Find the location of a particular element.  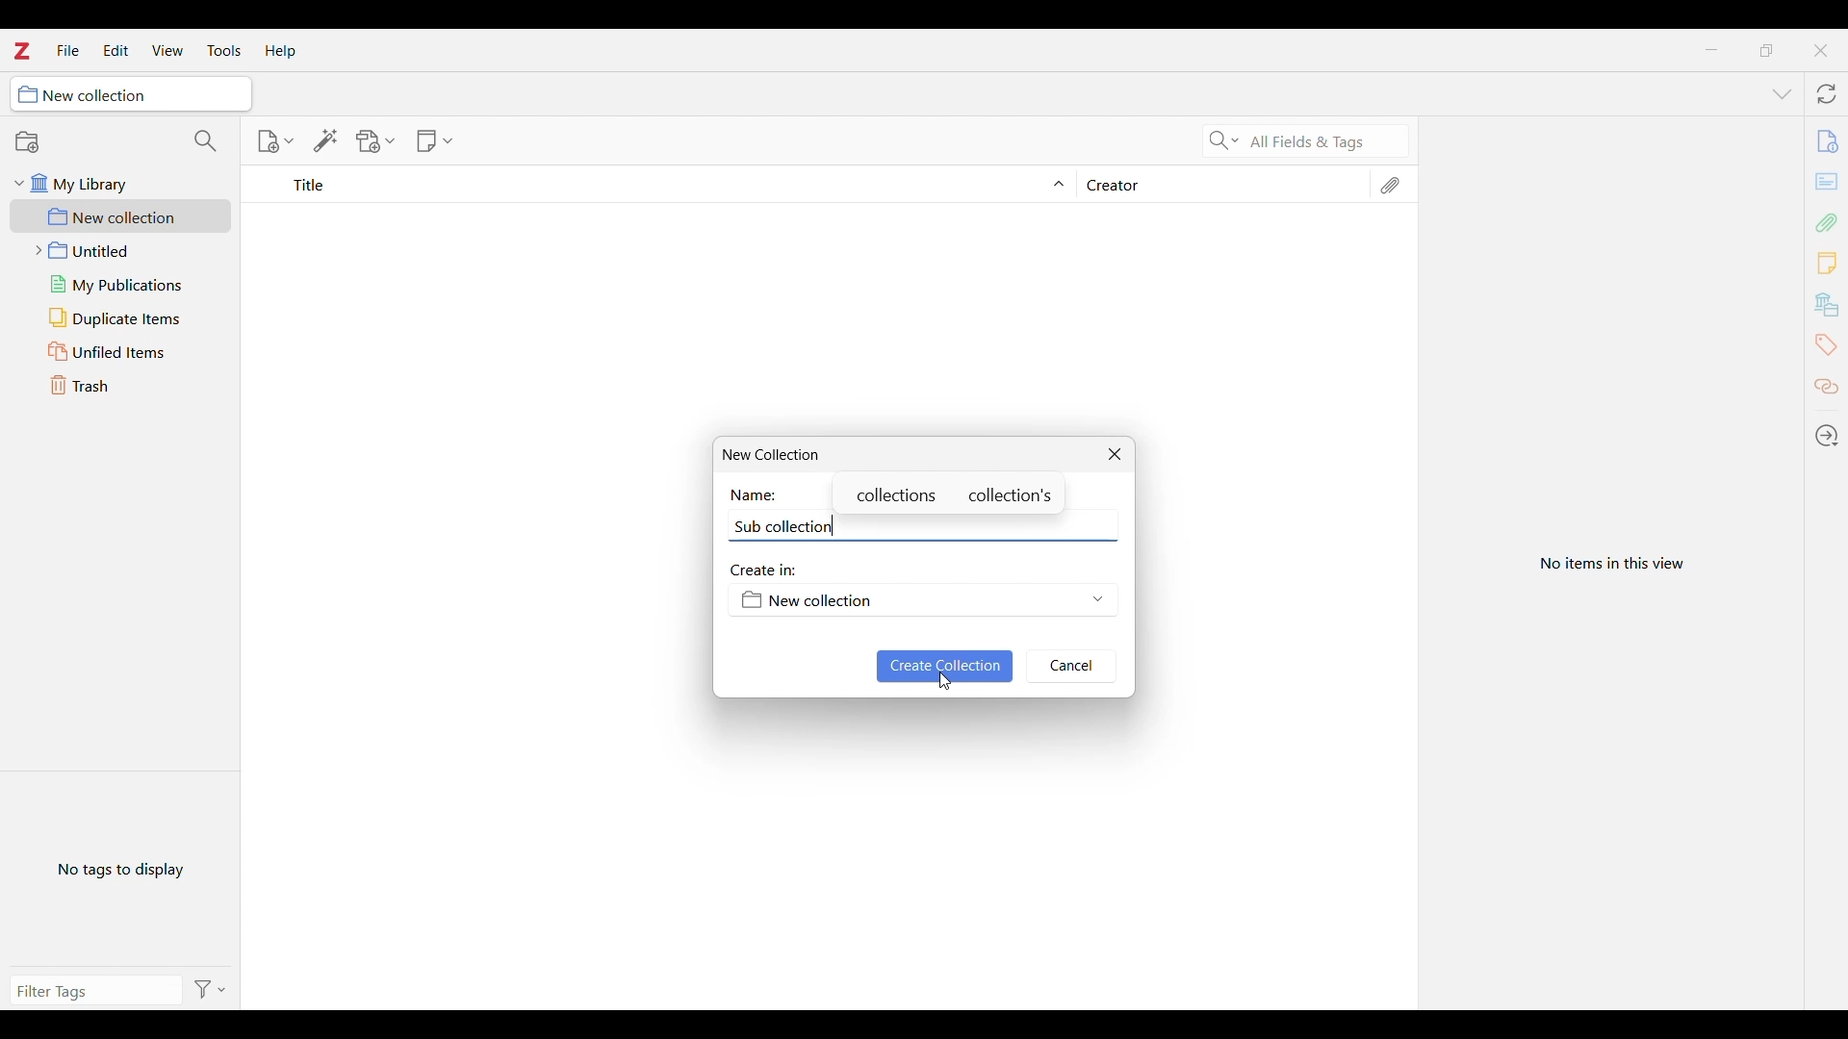

Sort Title column is located at coordinates (671, 185).